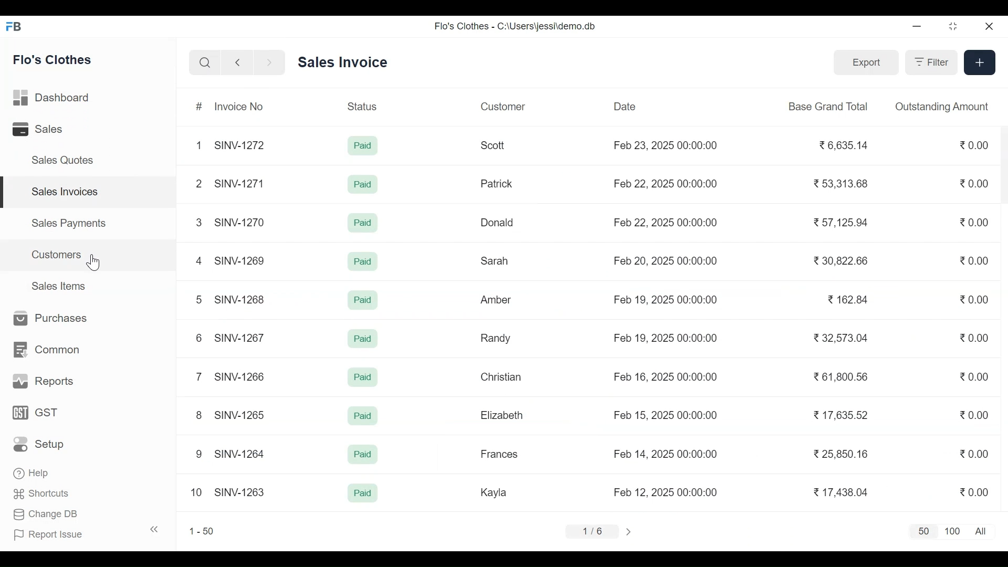 The width and height of the screenshot is (1008, 567). Describe the element at coordinates (241, 414) in the screenshot. I see `SINV-1265` at that location.